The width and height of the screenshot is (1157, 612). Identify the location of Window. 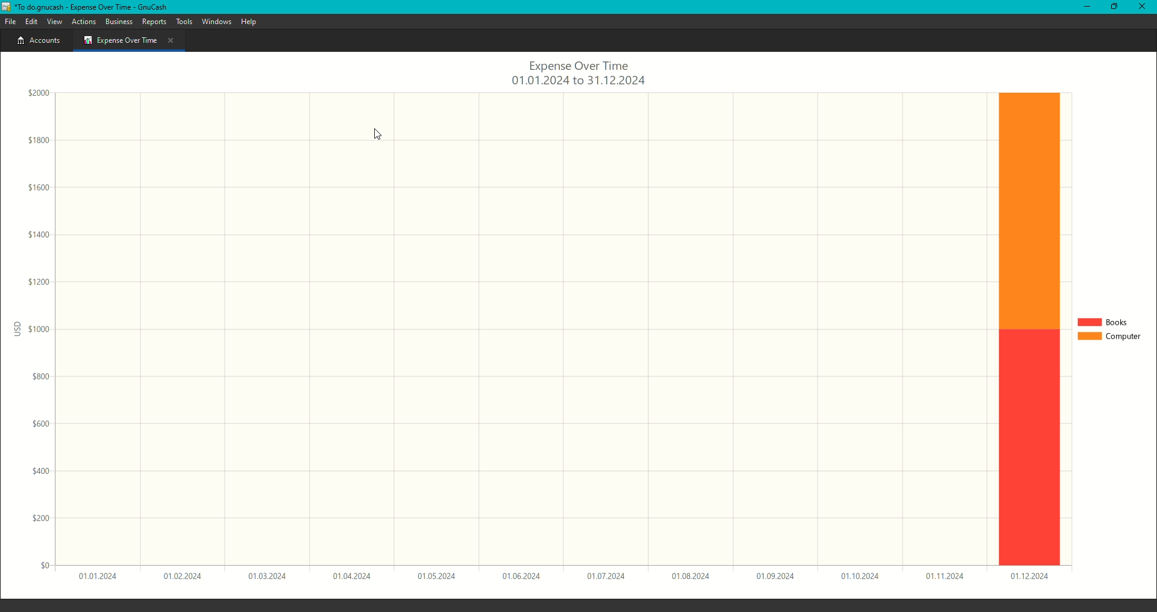
(215, 22).